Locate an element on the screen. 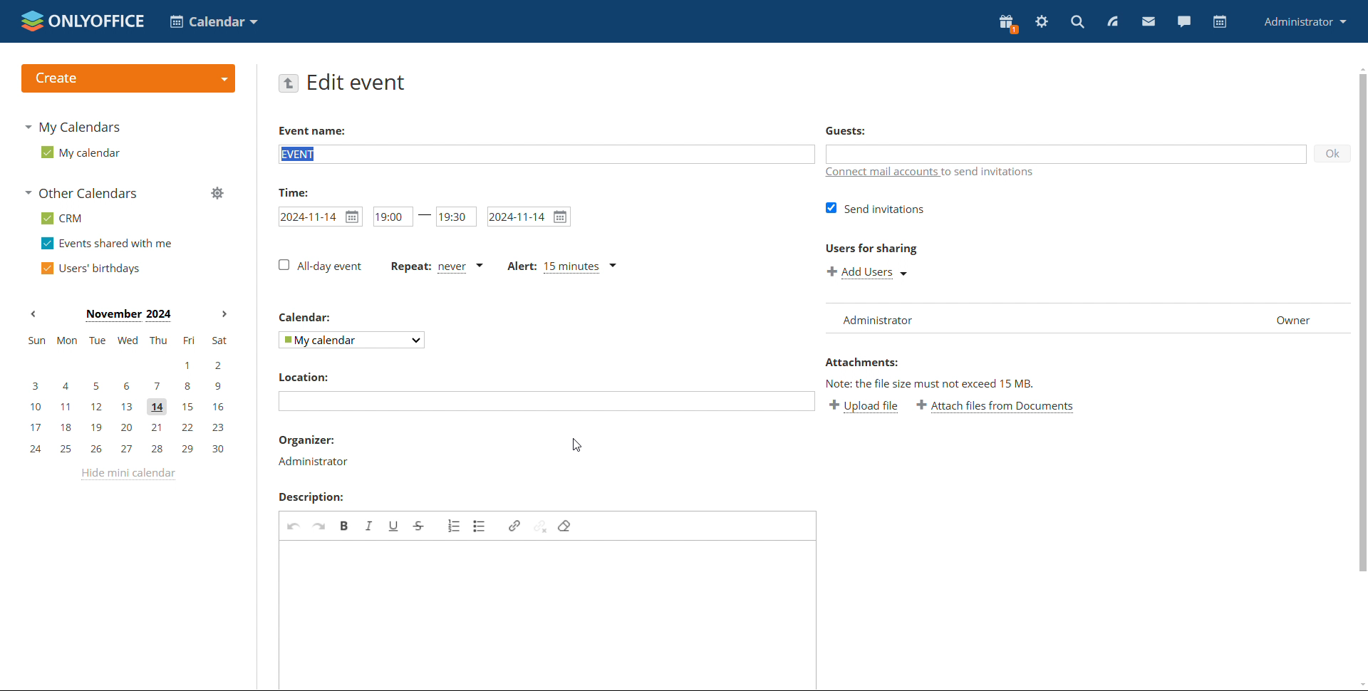 This screenshot has width=1368, height=691. end date is located at coordinates (528, 217).